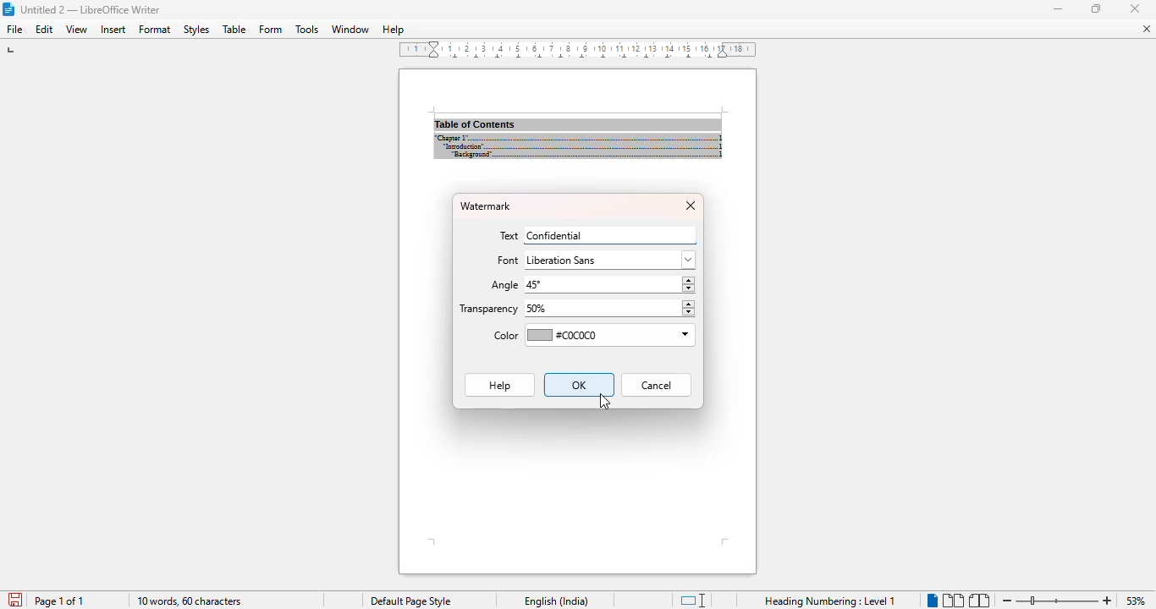  What do you see at coordinates (59, 601) in the screenshot?
I see `page 1 of 1` at bounding box center [59, 601].